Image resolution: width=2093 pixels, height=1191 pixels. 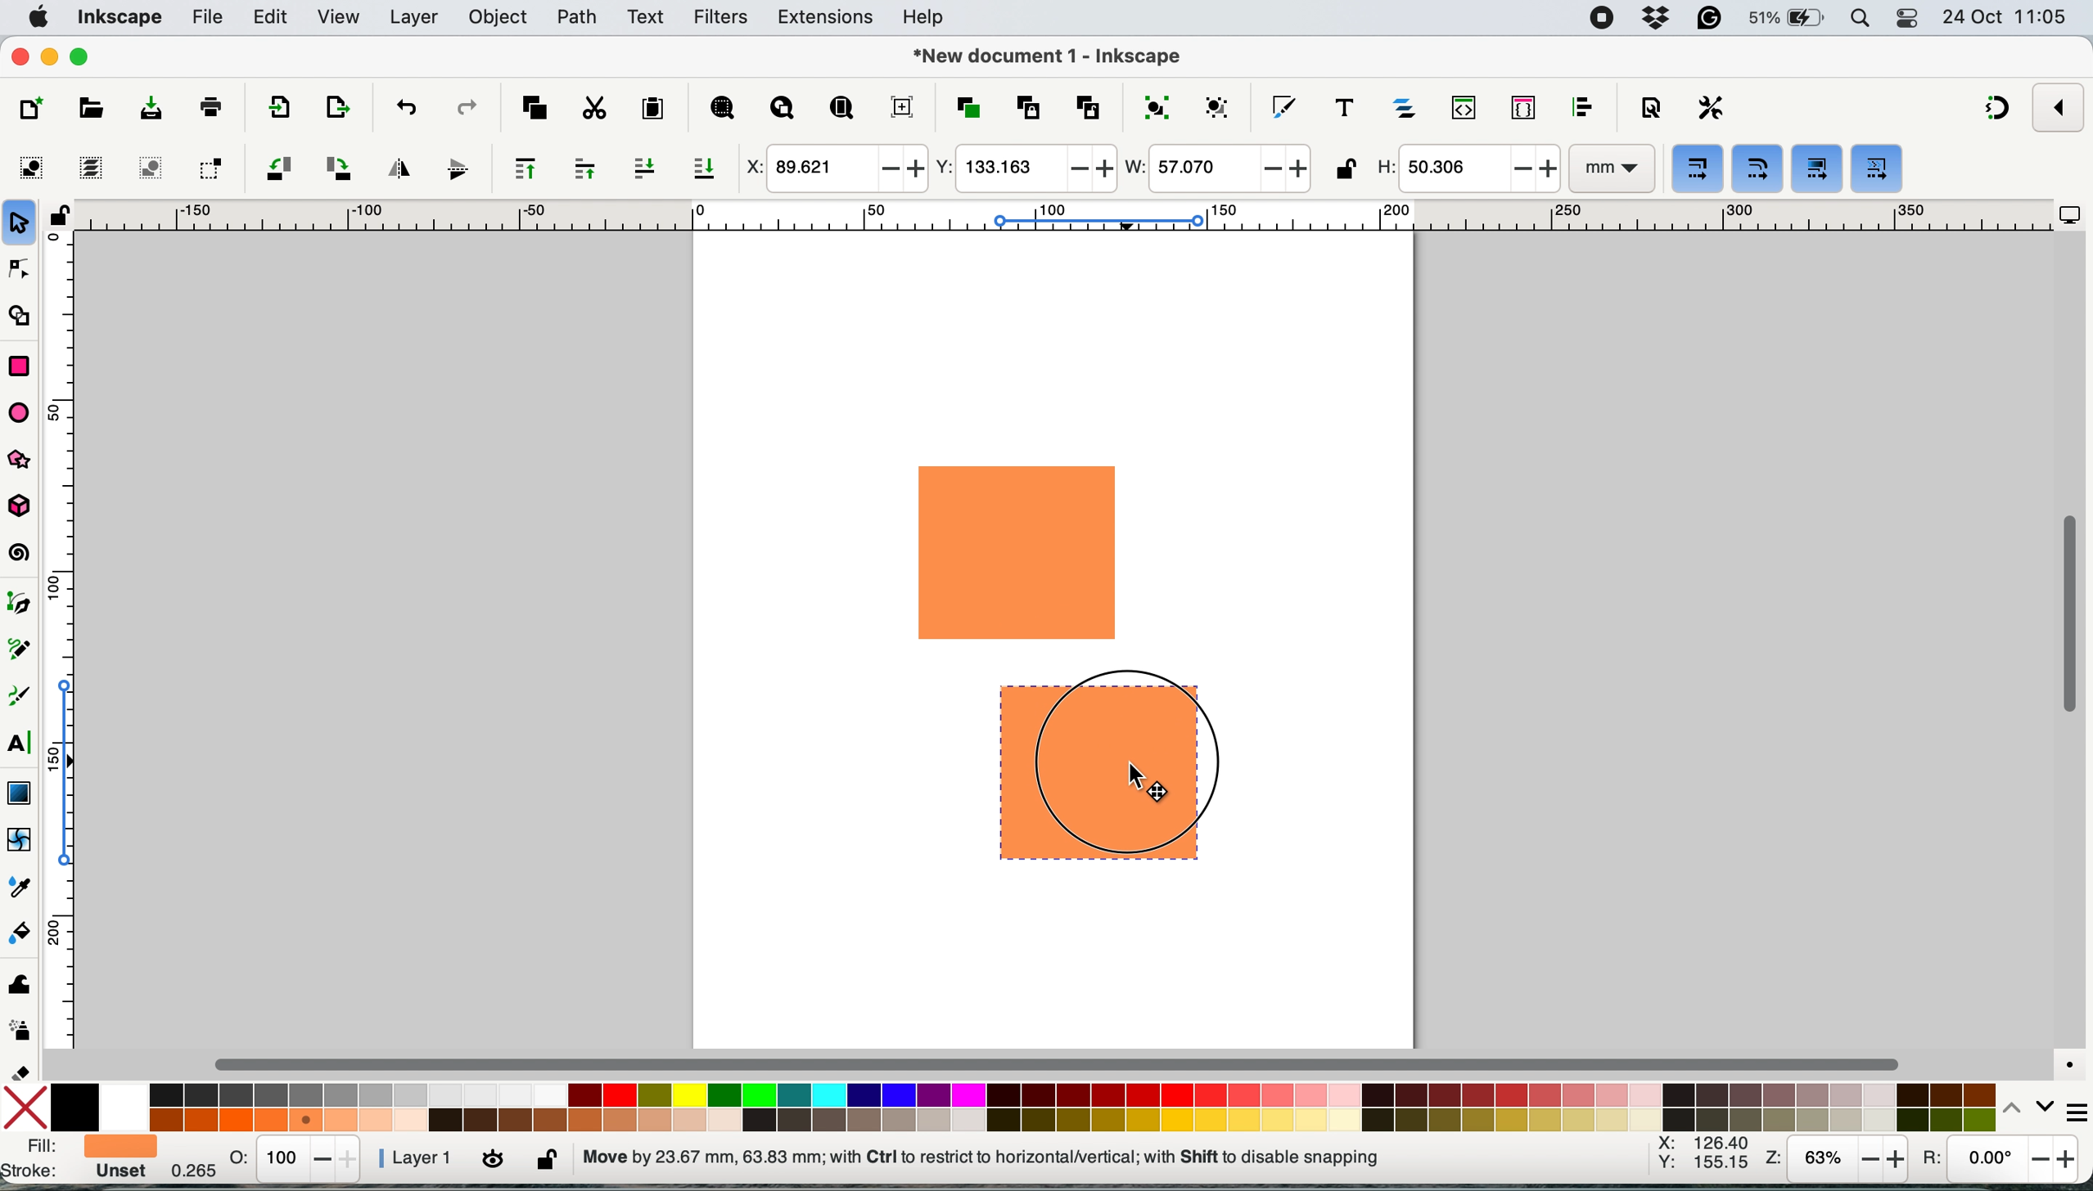 I want to click on inkscape, so click(x=120, y=19).